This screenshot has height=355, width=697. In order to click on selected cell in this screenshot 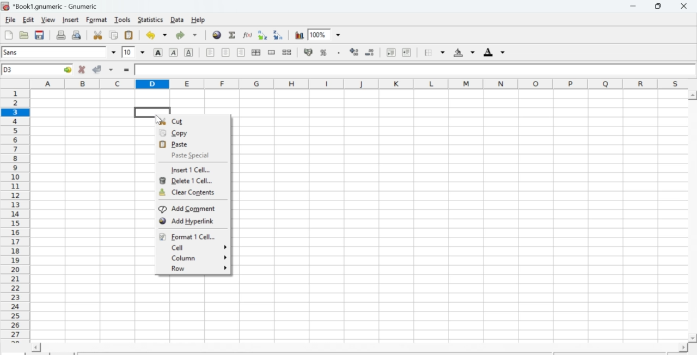, I will do `click(152, 112)`.